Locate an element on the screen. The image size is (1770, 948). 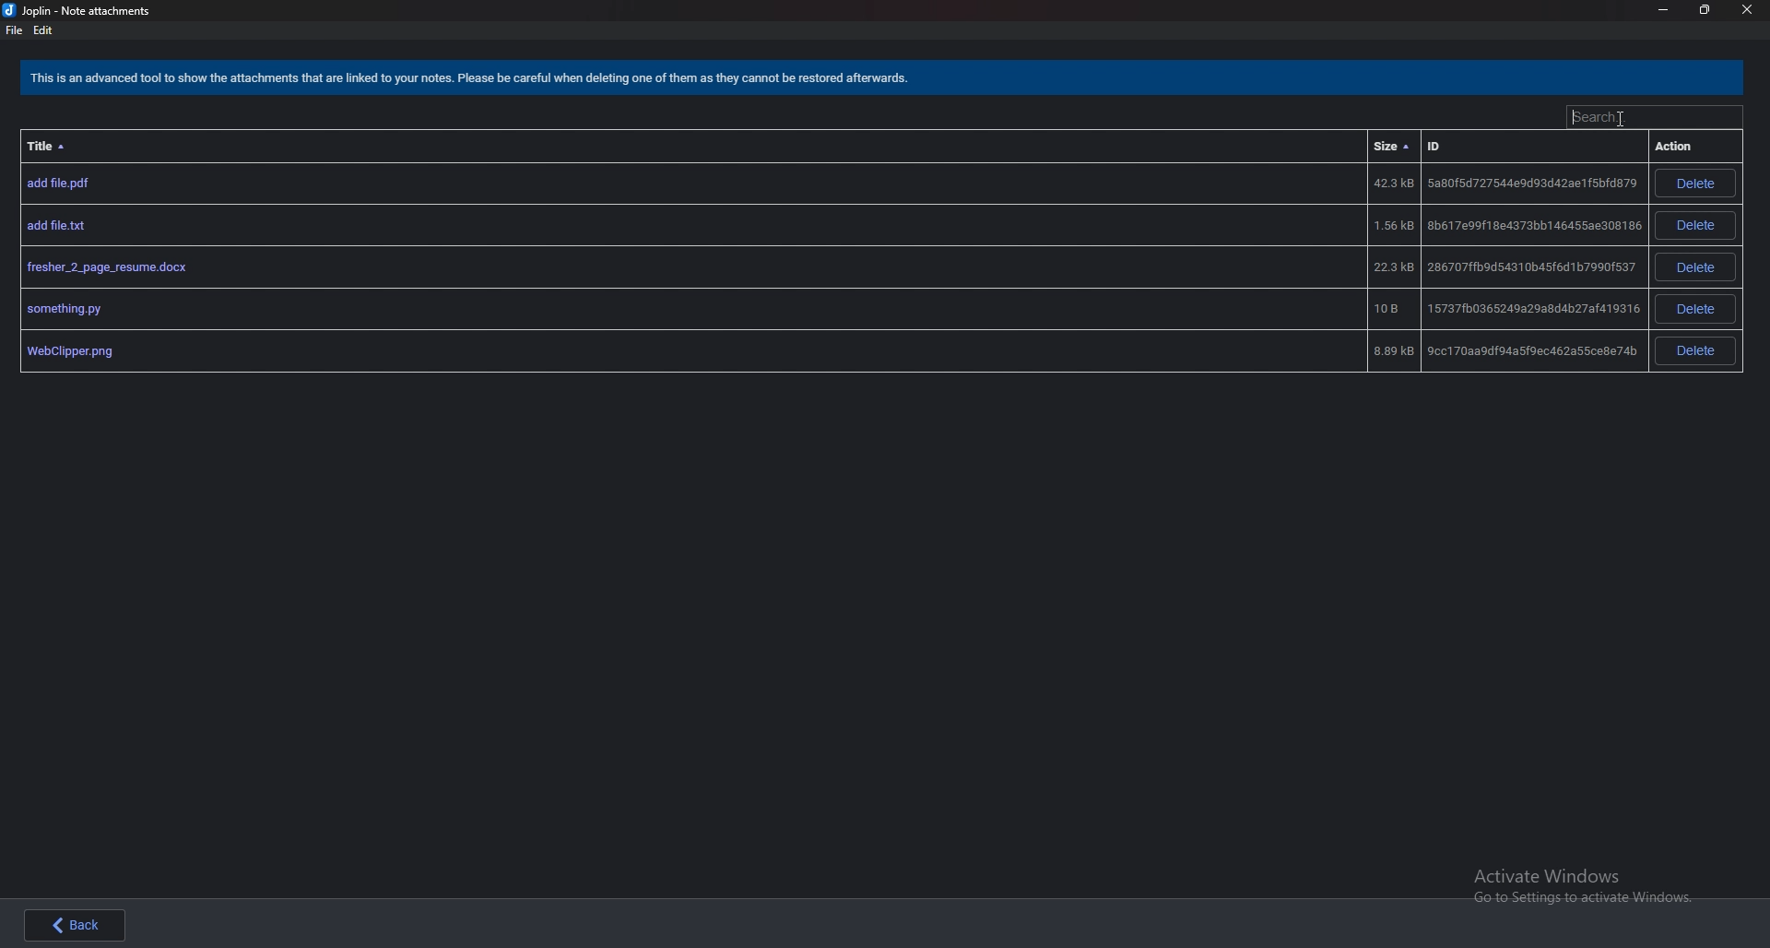
title is located at coordinates (56, 145).